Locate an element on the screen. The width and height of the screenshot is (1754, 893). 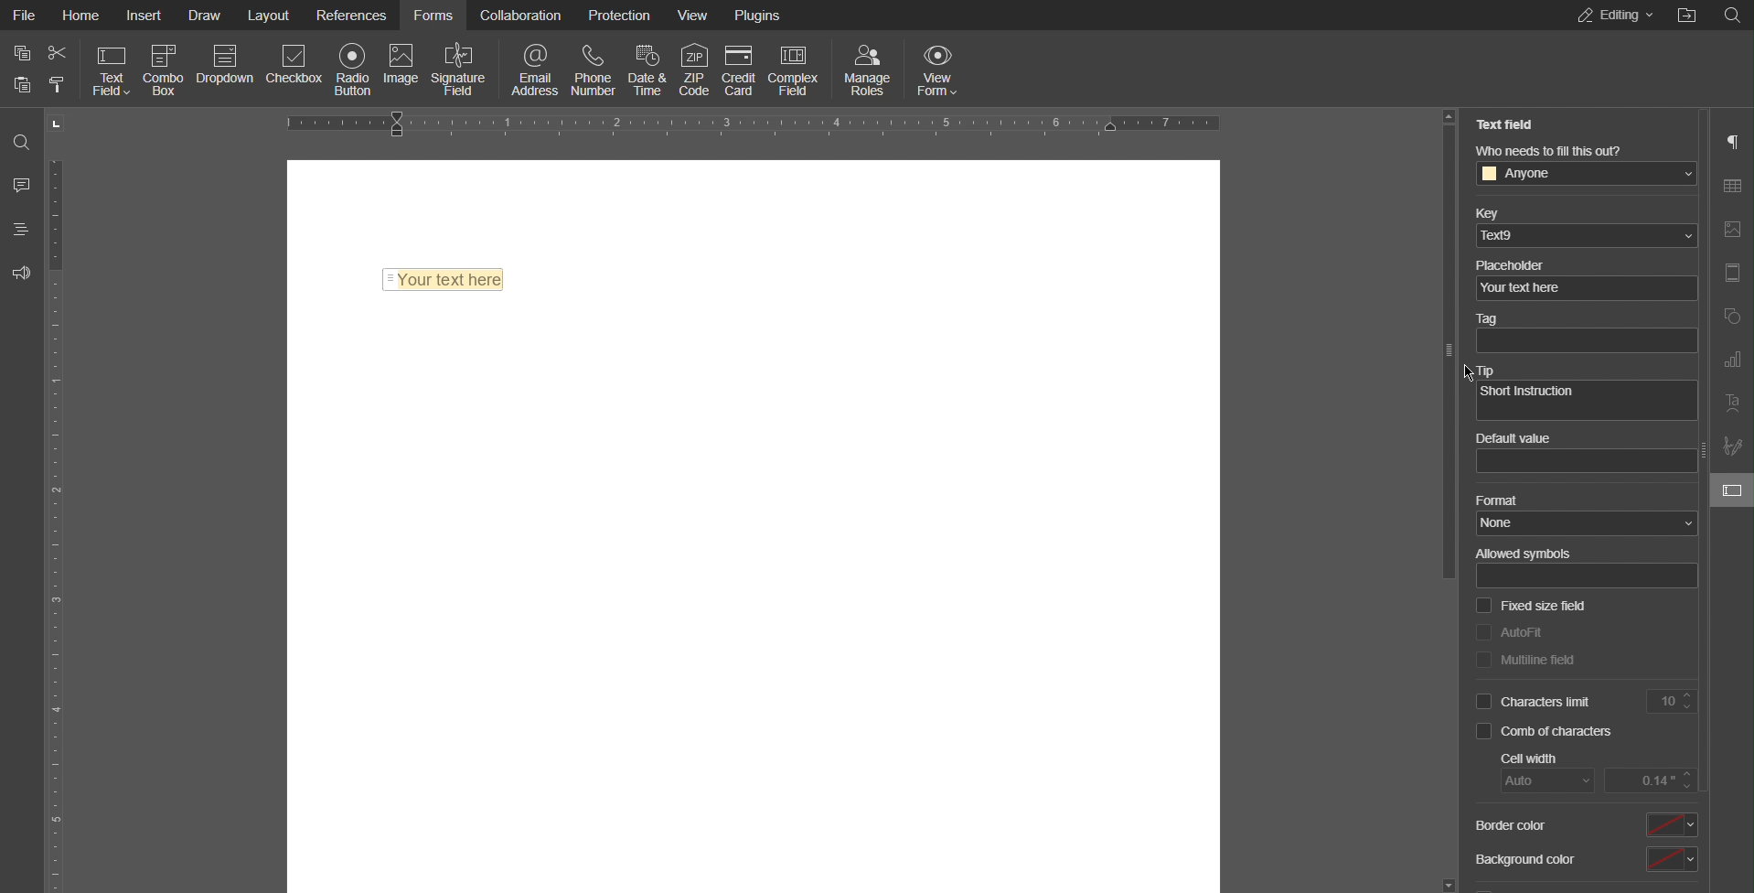
View is located at coordinates (696, 14).